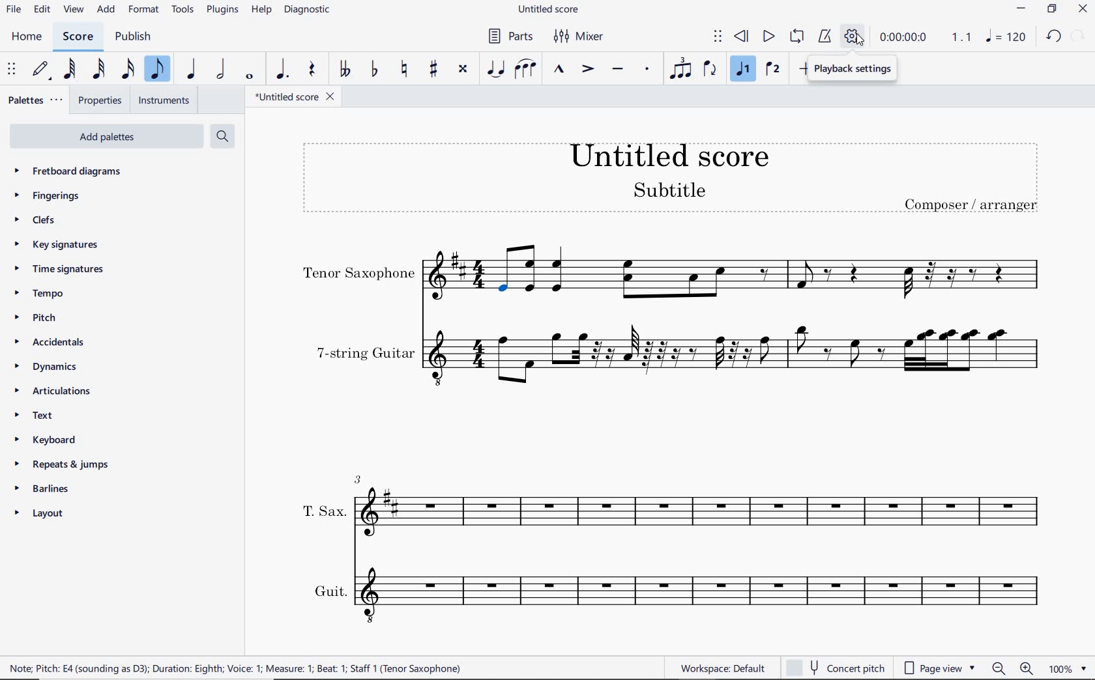  I want to click on TUPLET, so click(679, 69).